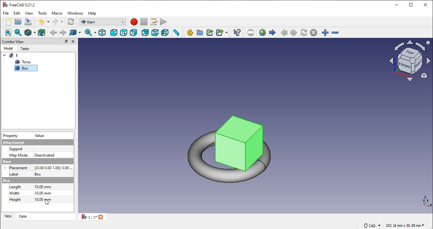 The image size is (433, 229). Describe the element at coordinates (90, 33) in the screenshot. I see `sync view` at that location.